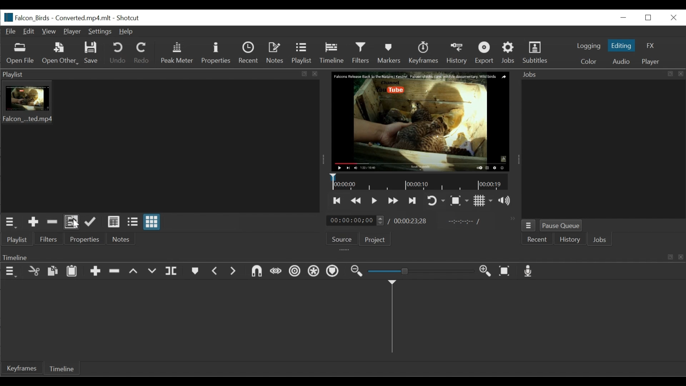 The height and width of the screenshot is (386, 686). Describe the element at coordinates (411, 221) in the screenshot. I see `Total Duration` at that location.